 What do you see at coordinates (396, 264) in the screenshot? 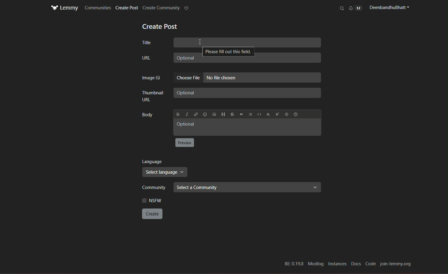
I see `join-lemmy.org` at bounding box center [396, 264].